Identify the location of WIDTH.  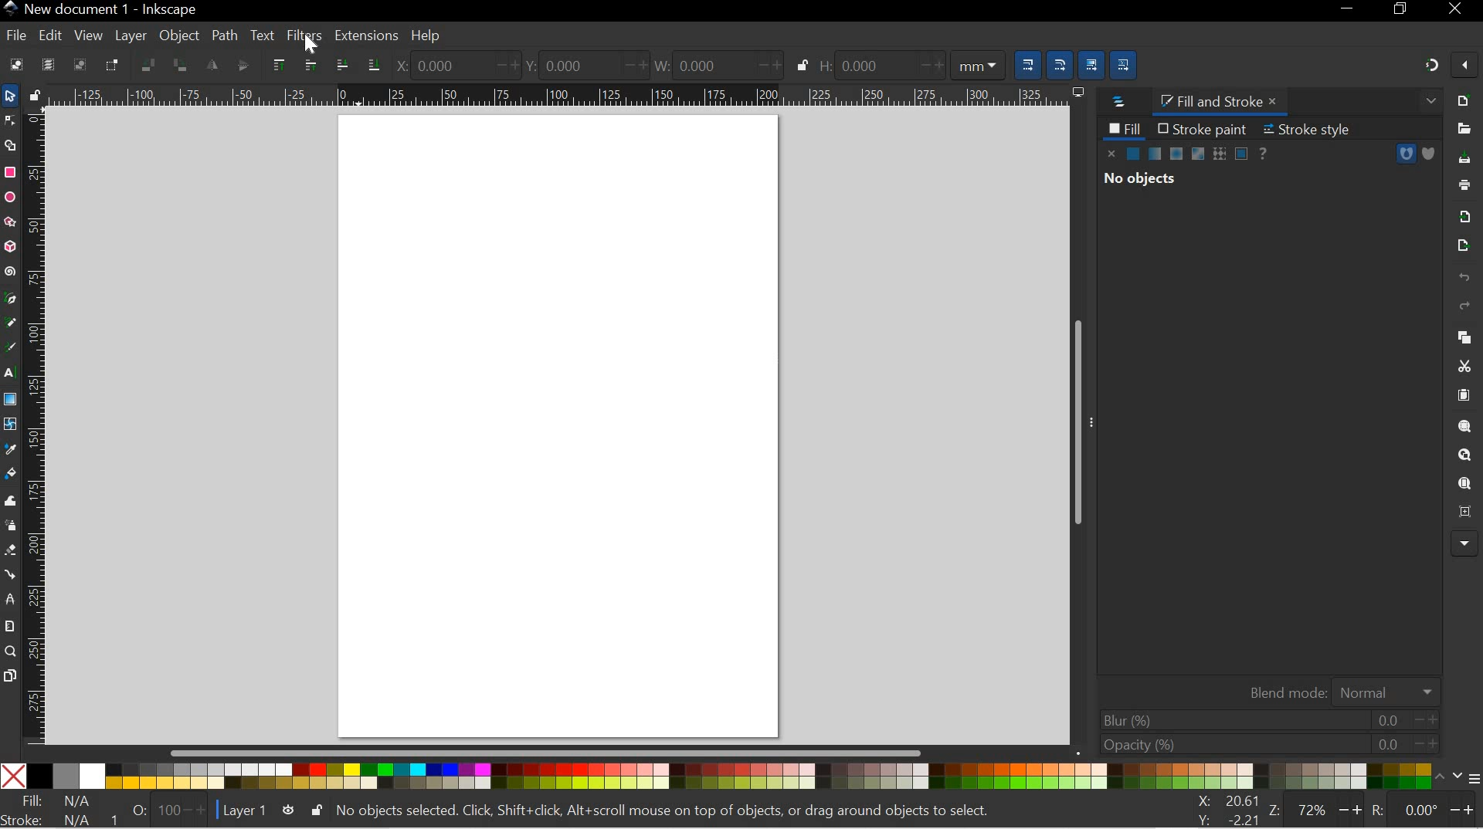
(714, 63).